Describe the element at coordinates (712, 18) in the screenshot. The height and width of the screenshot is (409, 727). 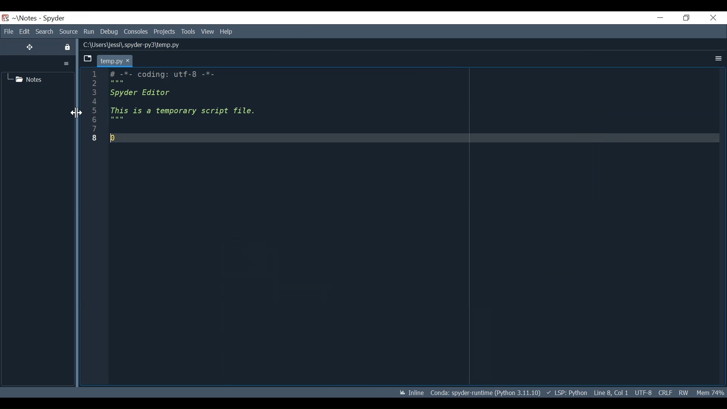
I see `Close` at that location.